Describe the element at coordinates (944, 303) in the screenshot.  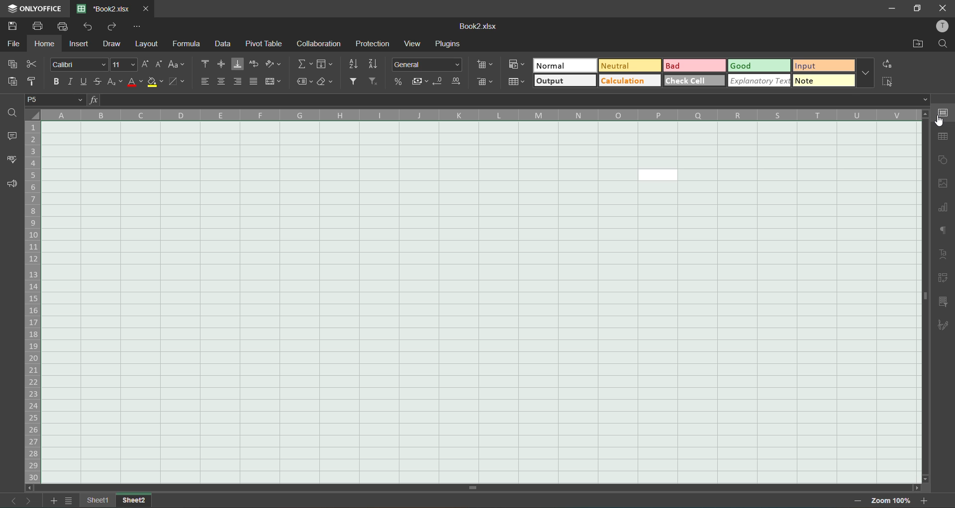
I see `slicer` at that location.